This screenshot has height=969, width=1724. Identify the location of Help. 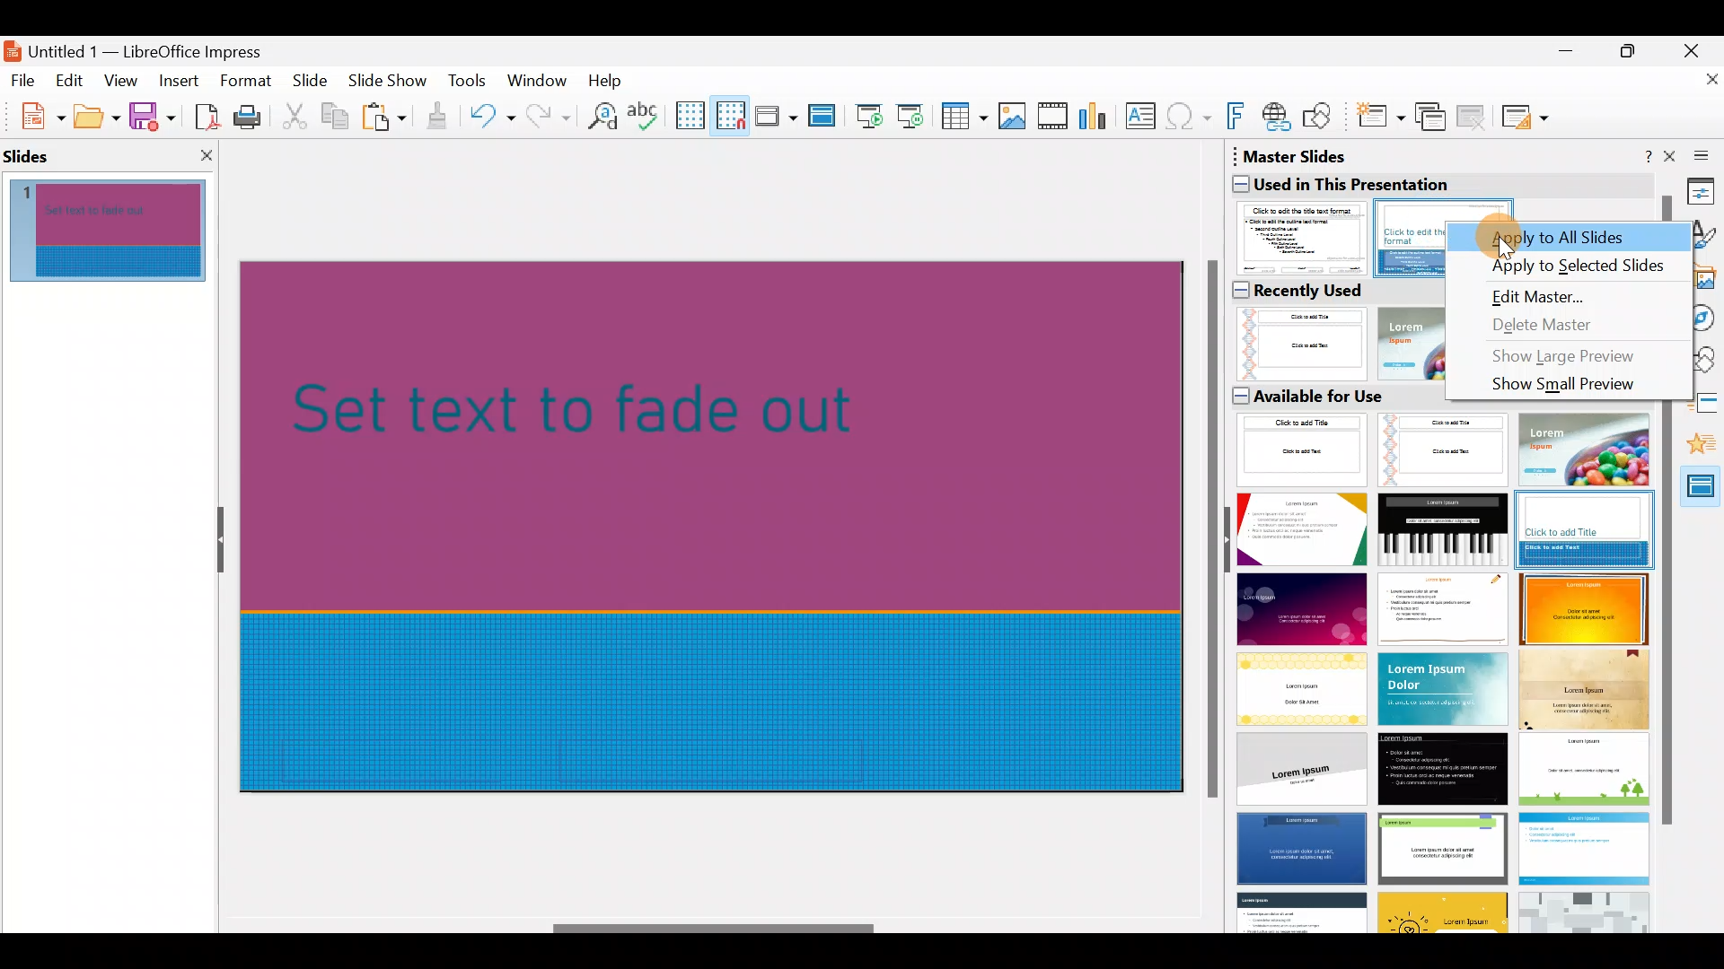
(609, 79).